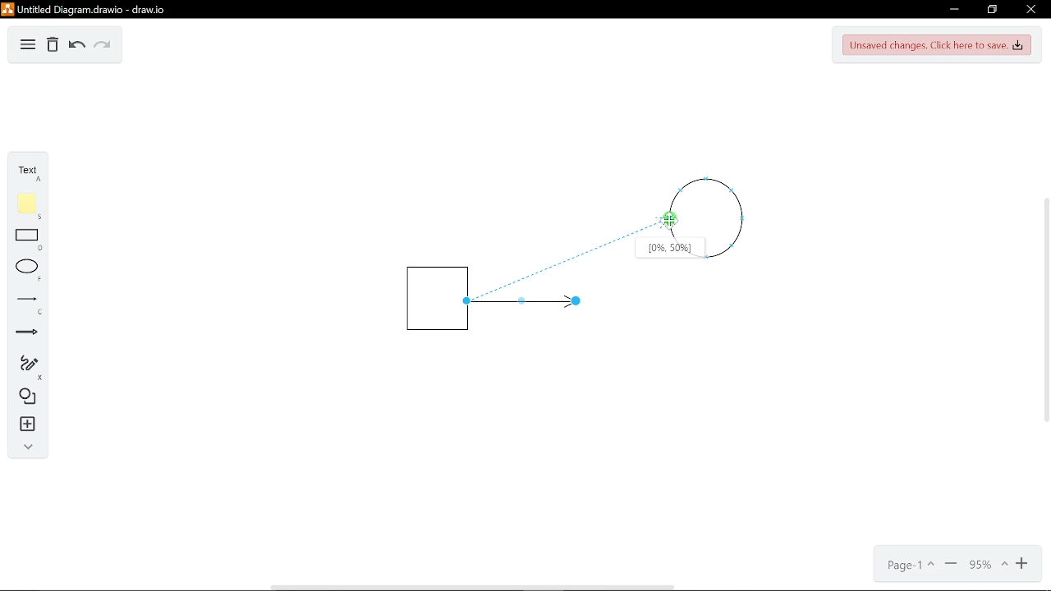  Describe the element at coordinates (21, 169) in the screenshot. I see `Text` at that location.